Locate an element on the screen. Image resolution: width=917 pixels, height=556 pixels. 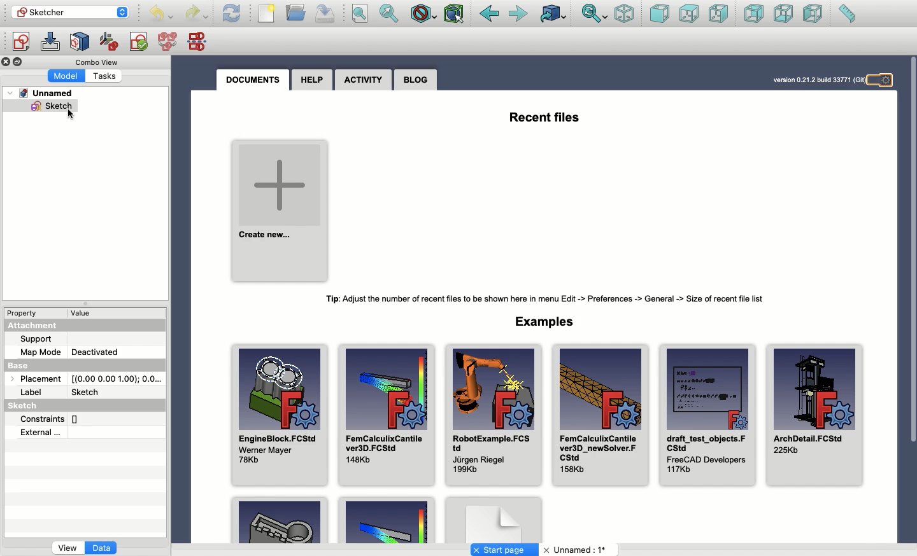
Unnamed is located at coordinates (45, 94).